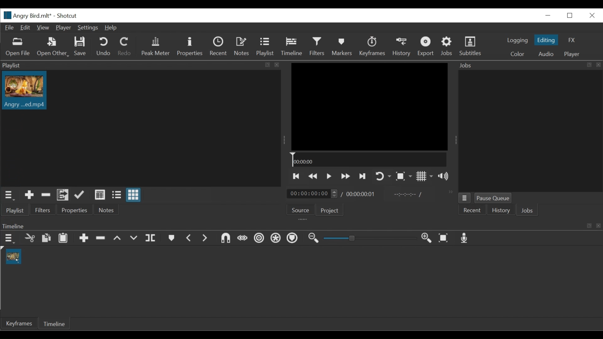  I want to click on View as files, so click(117, 195).